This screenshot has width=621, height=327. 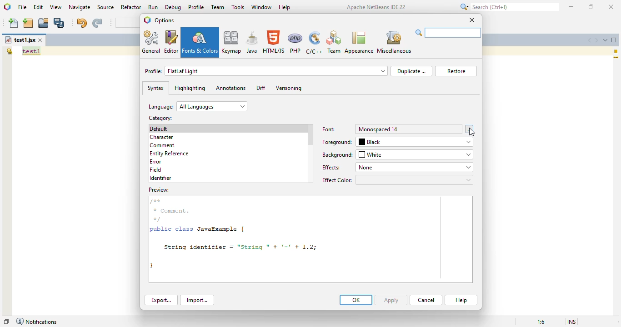 I want to click on close window, so click(x=41, y=40).